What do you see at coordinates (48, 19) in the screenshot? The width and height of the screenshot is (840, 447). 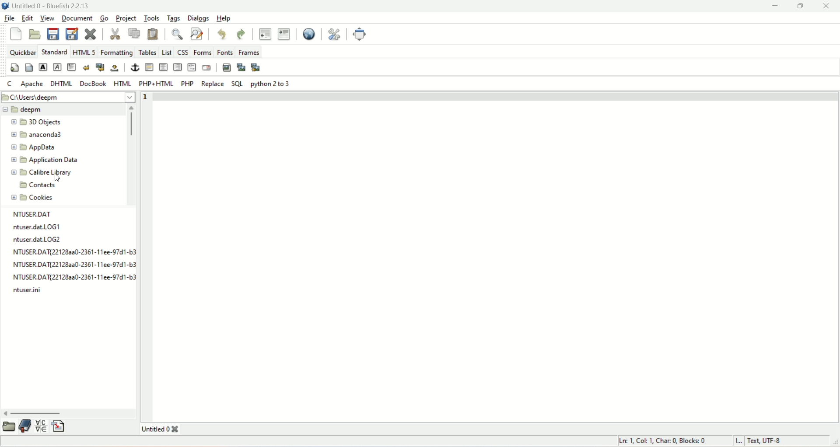 I see `view` at bounding box center [48, 19].